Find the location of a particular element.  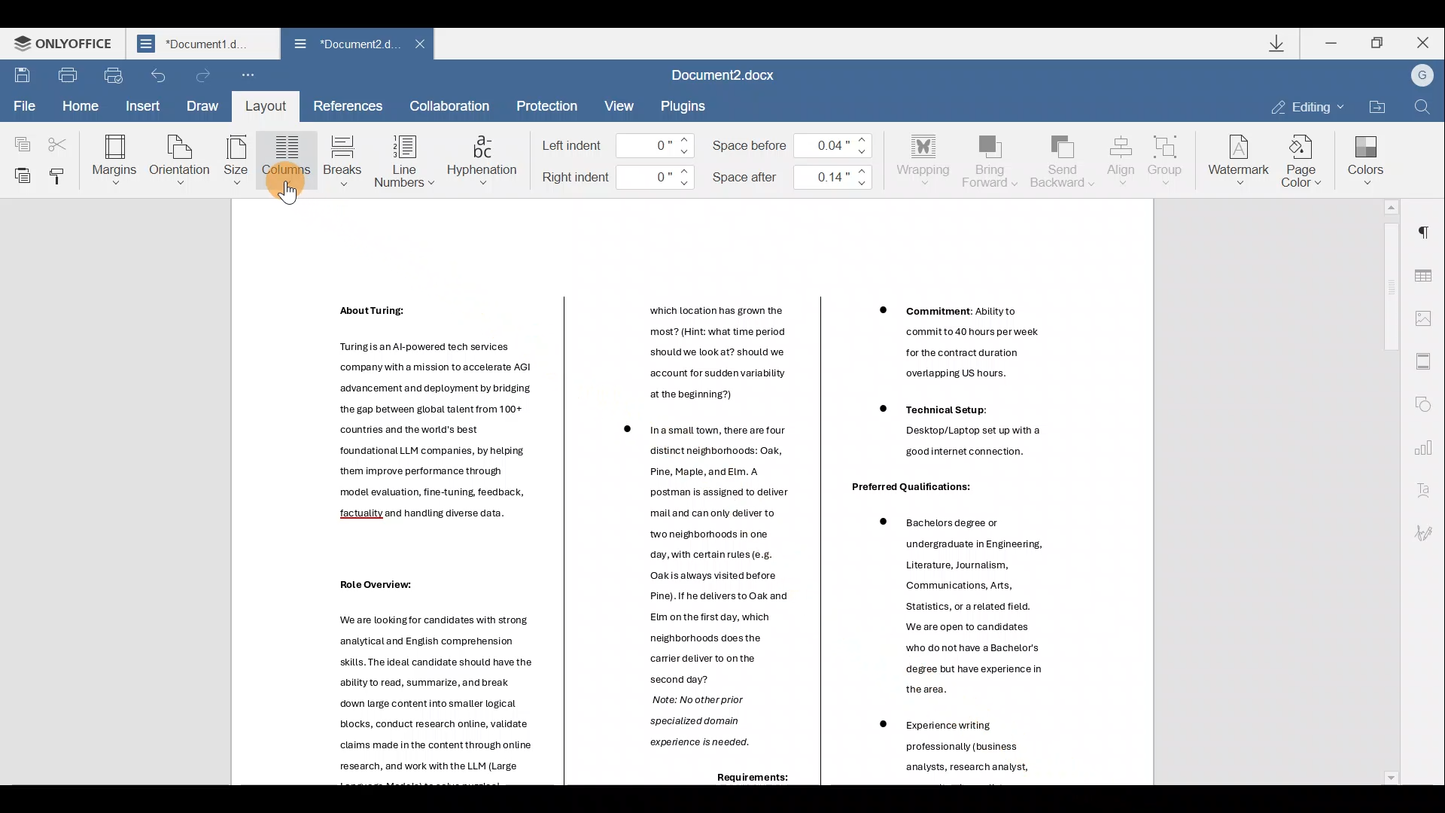

Document2.d is located at coordinates (202, 47).